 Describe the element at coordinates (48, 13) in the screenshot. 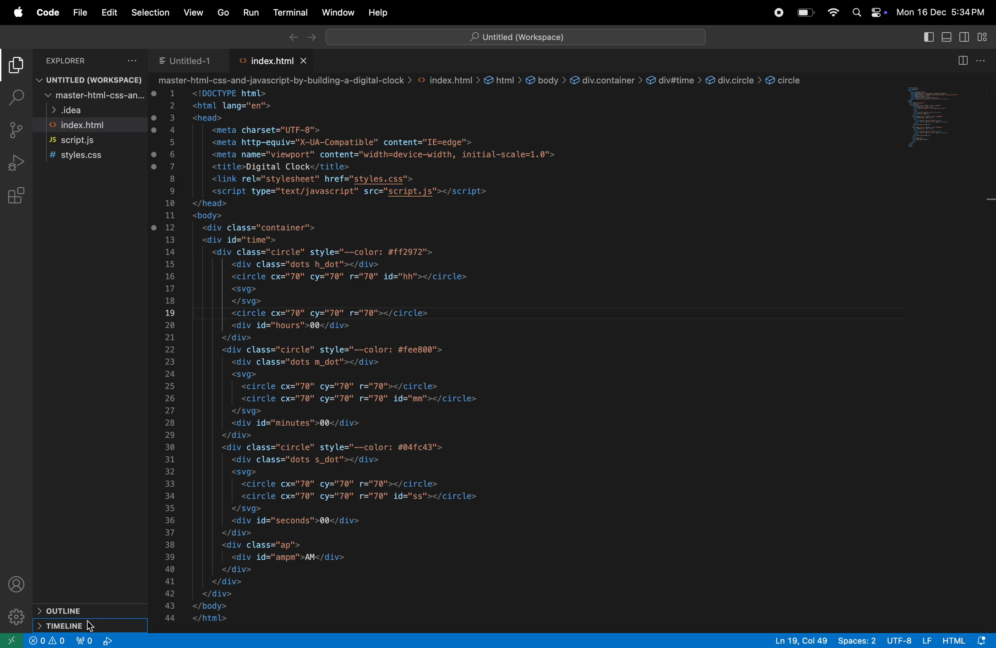

I see `code` at that location.